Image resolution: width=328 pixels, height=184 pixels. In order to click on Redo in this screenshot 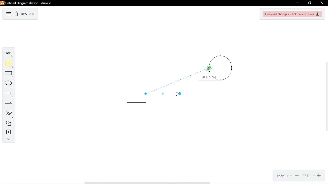, I will do `click(32, 14)`.